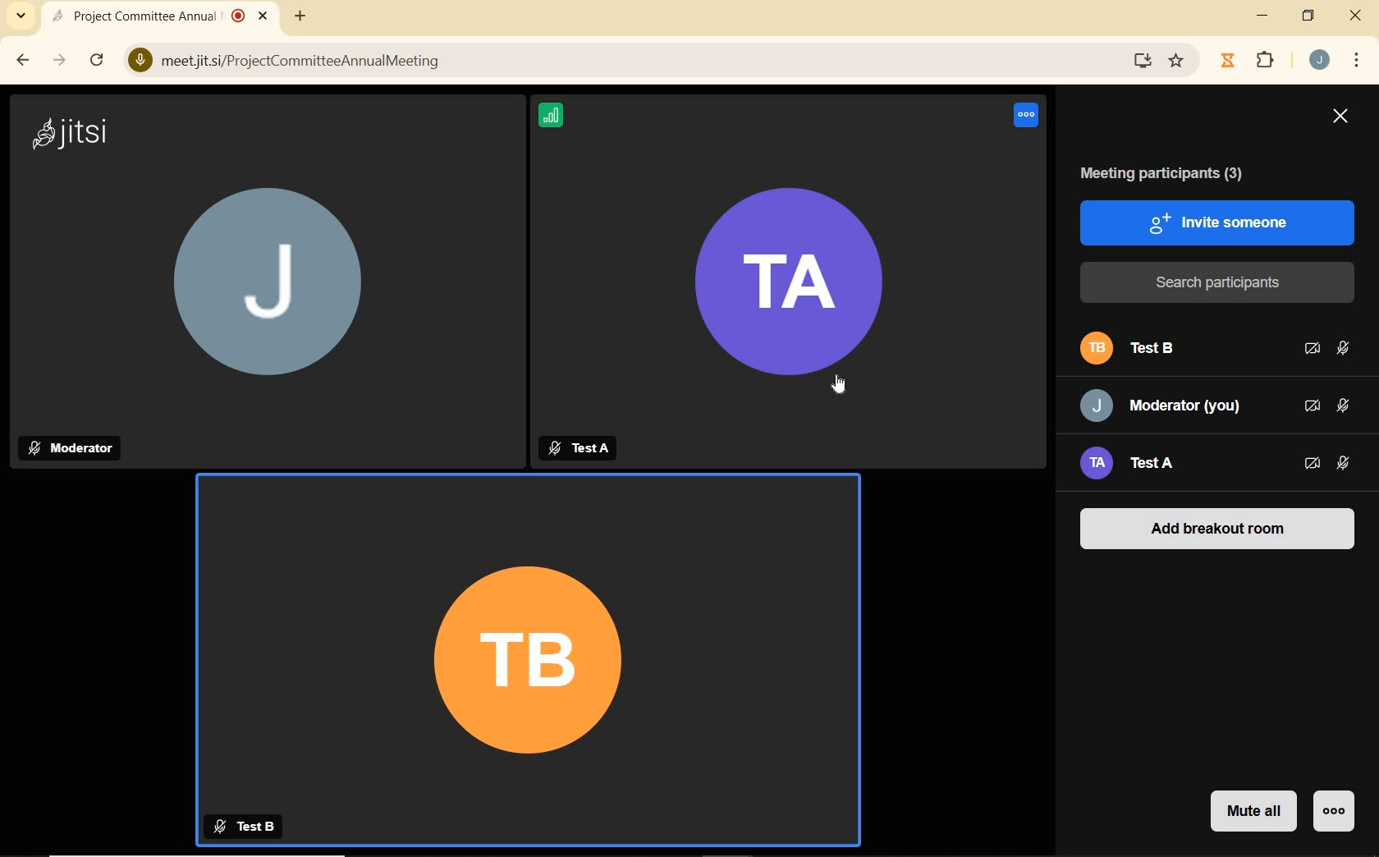 The image size is (1379, 857). I want to click on FORWARD, so click(59, 62).